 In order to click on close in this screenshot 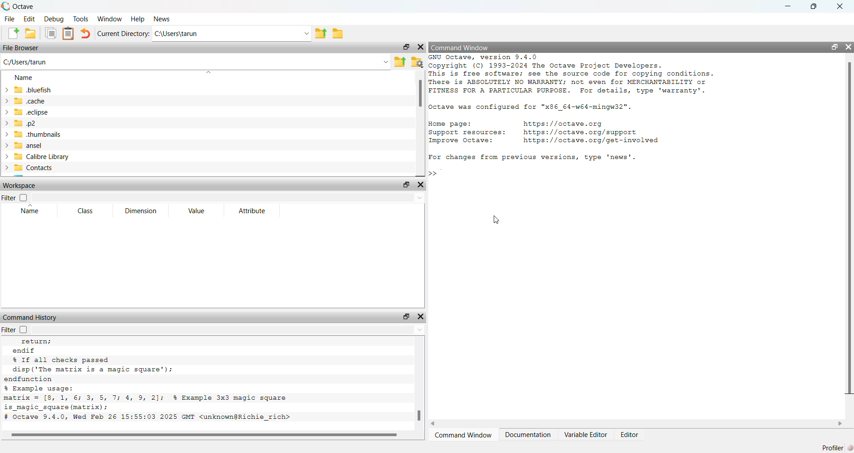, I will do `click(848, 47)`.